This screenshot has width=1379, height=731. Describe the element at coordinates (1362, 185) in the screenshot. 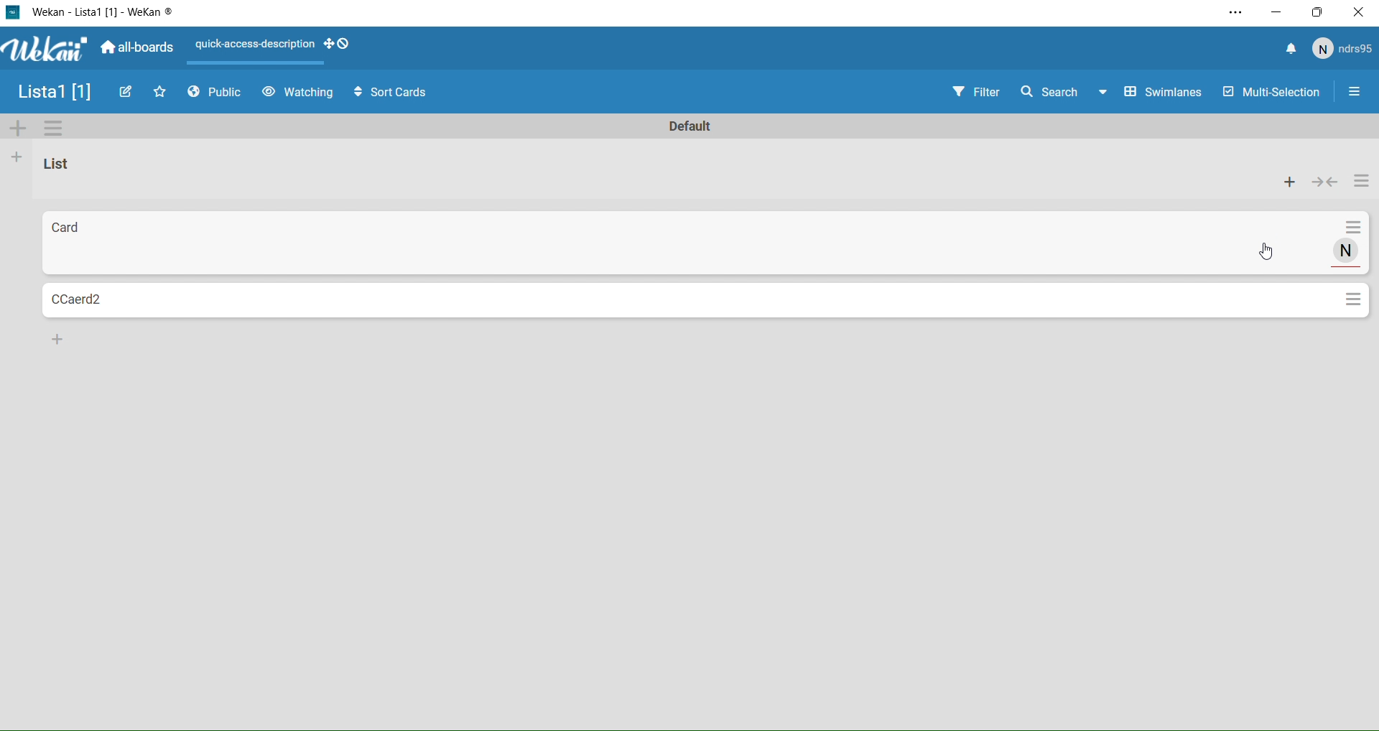

I see `more options` at that location.